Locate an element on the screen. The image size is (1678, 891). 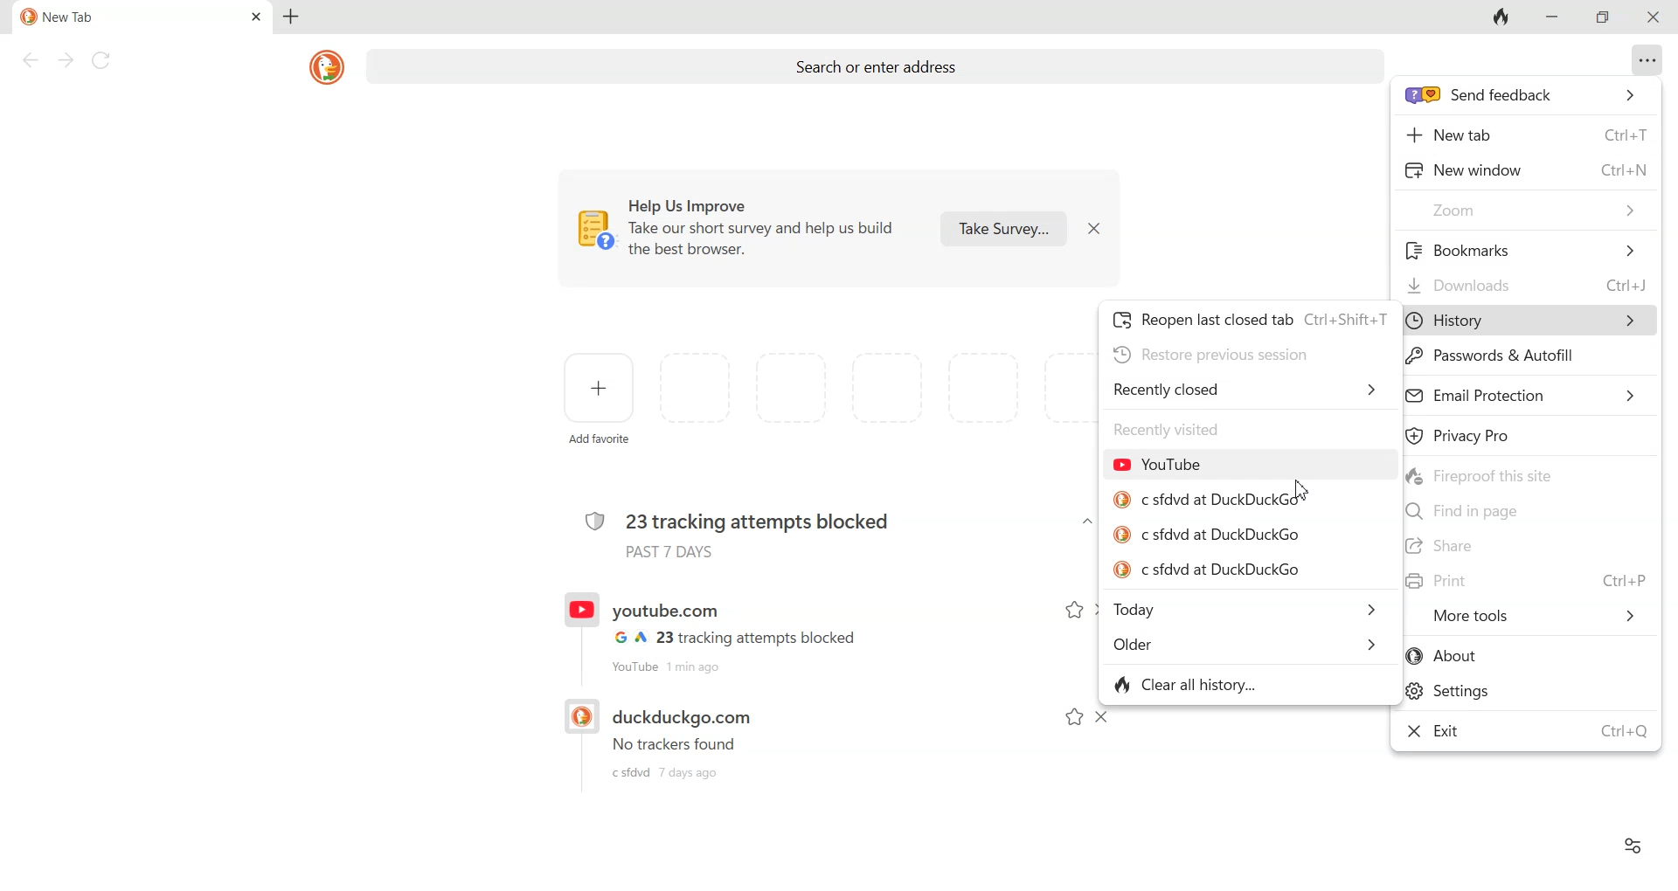
space for adding favorites is located at coordinates (875, 390).